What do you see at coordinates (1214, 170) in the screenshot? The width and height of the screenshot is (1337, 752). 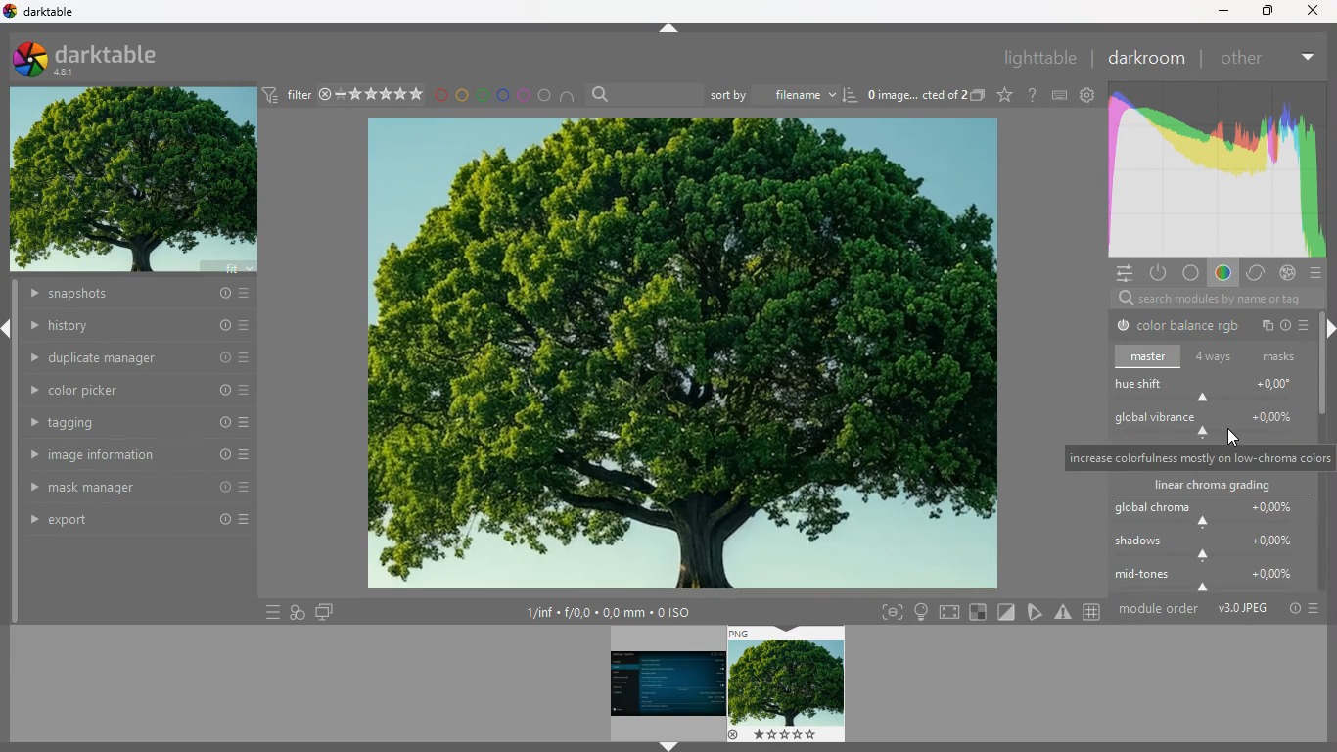 I see `gradient` at bounding box center [1214, 170].